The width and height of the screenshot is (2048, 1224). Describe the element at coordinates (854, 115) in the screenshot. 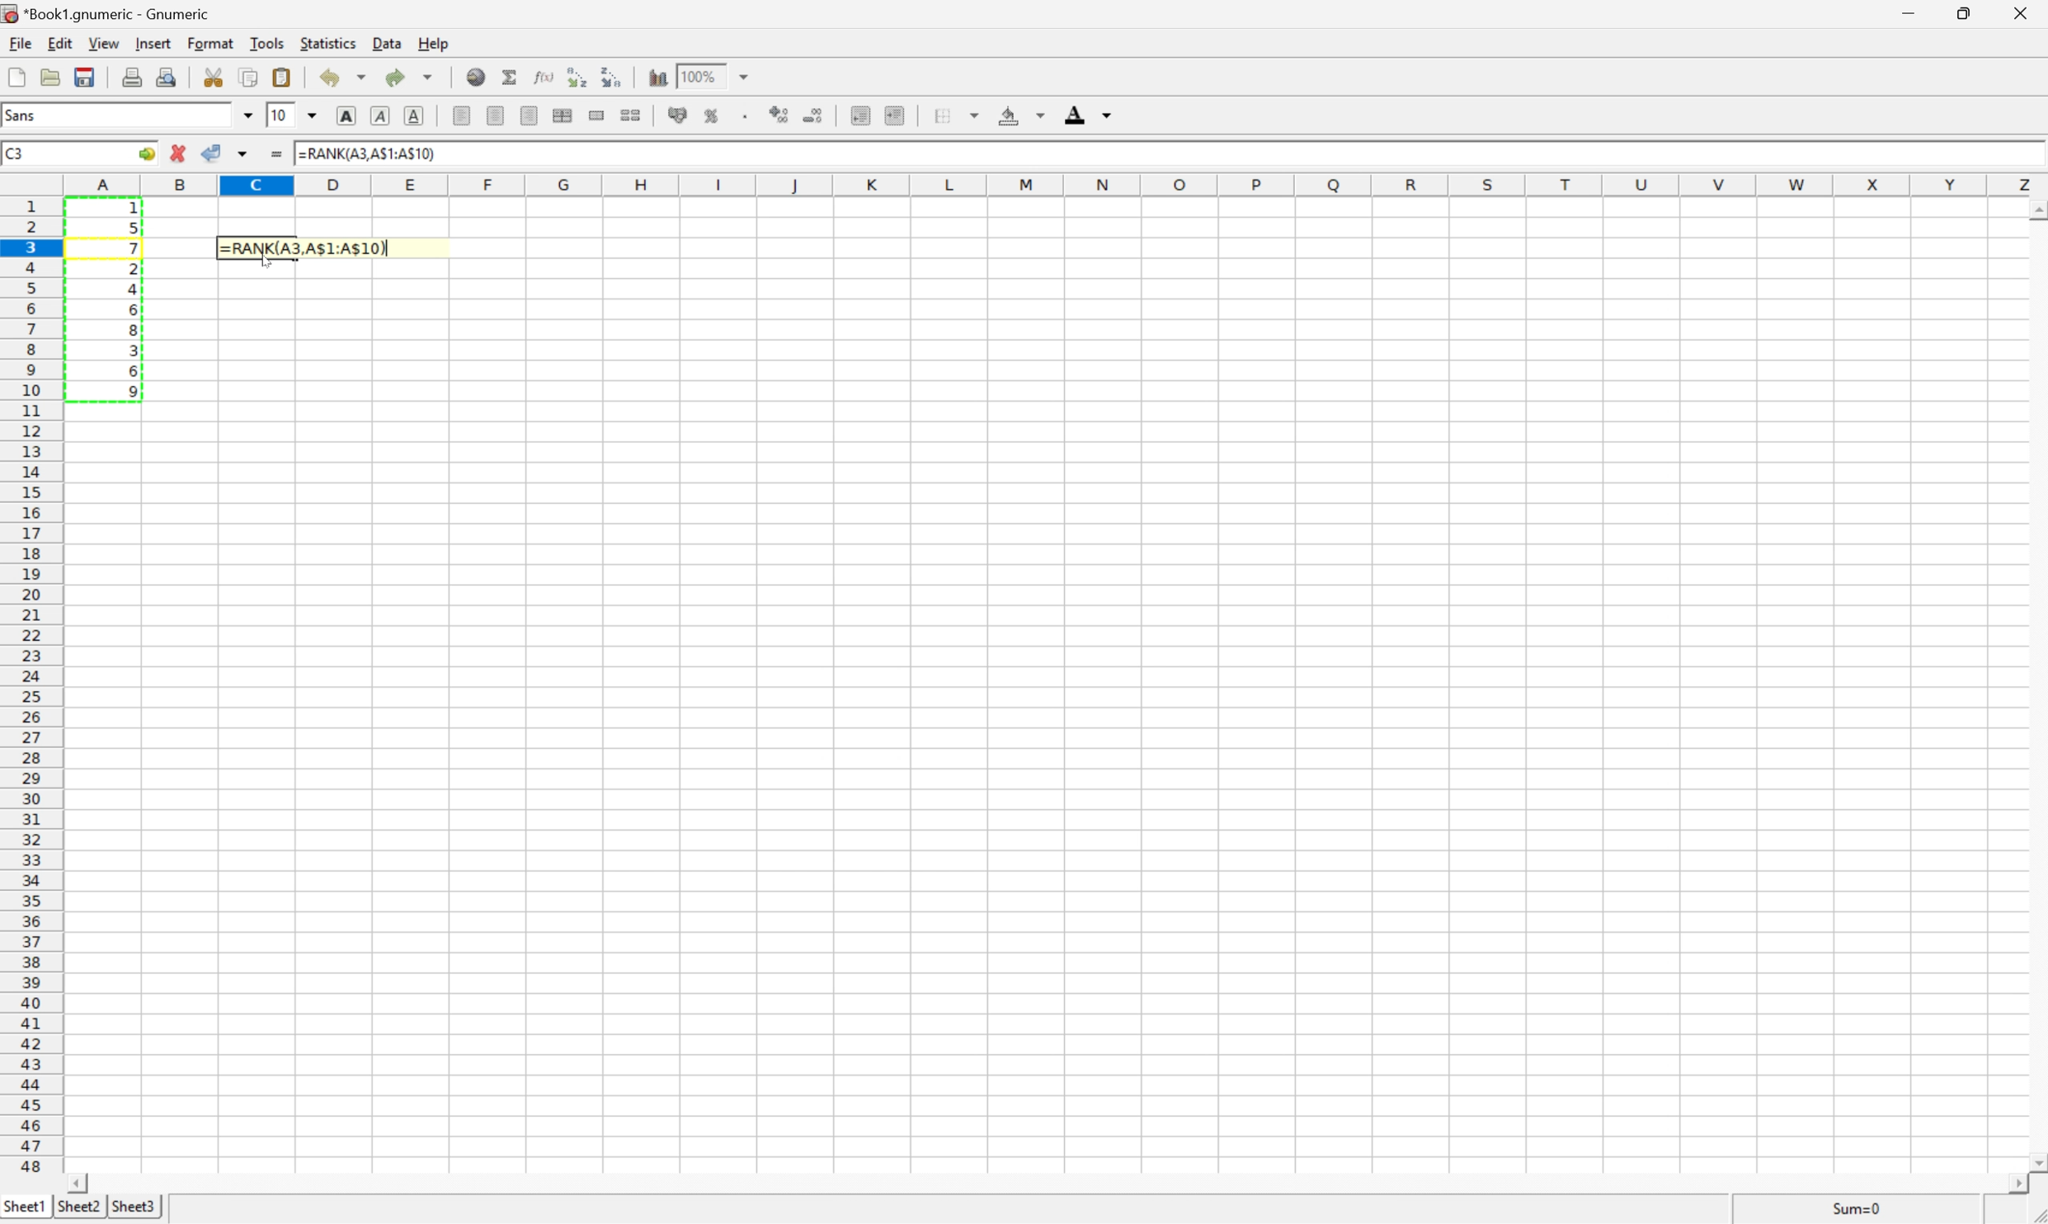

I see `decrease indent` at that location.